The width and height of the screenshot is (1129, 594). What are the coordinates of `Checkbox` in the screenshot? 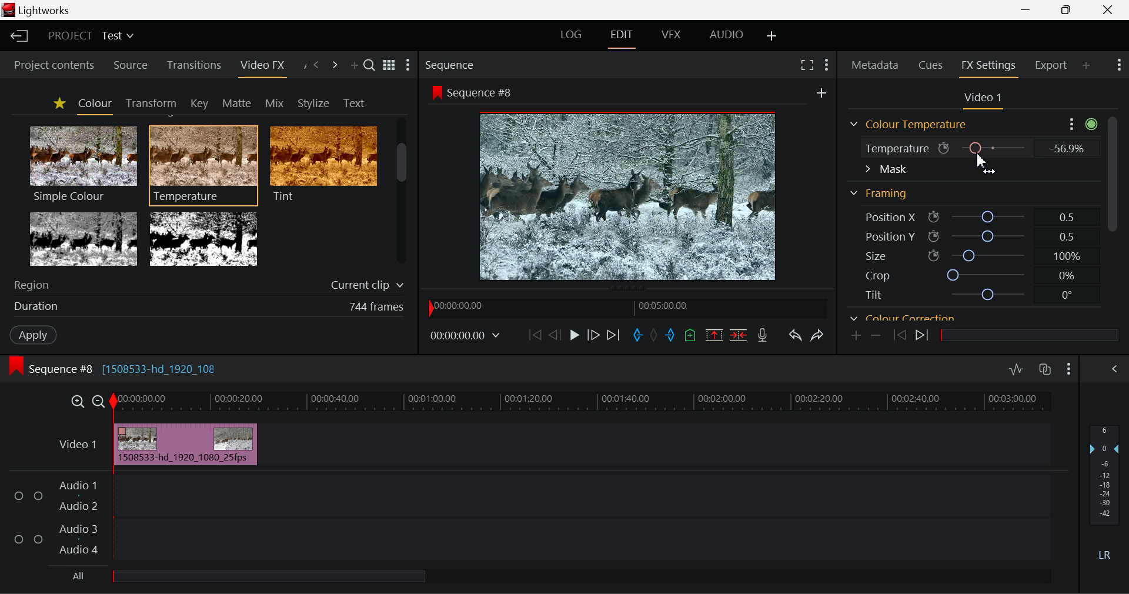 It's located at (38, 538).